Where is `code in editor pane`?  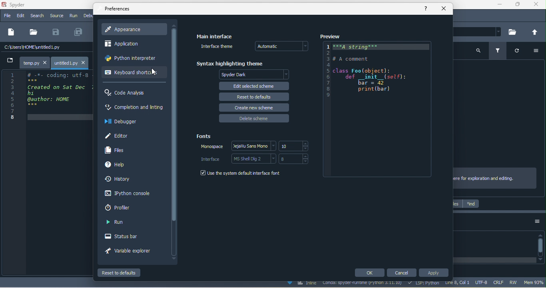 code in editor pane is located at coordinates (48, 96).